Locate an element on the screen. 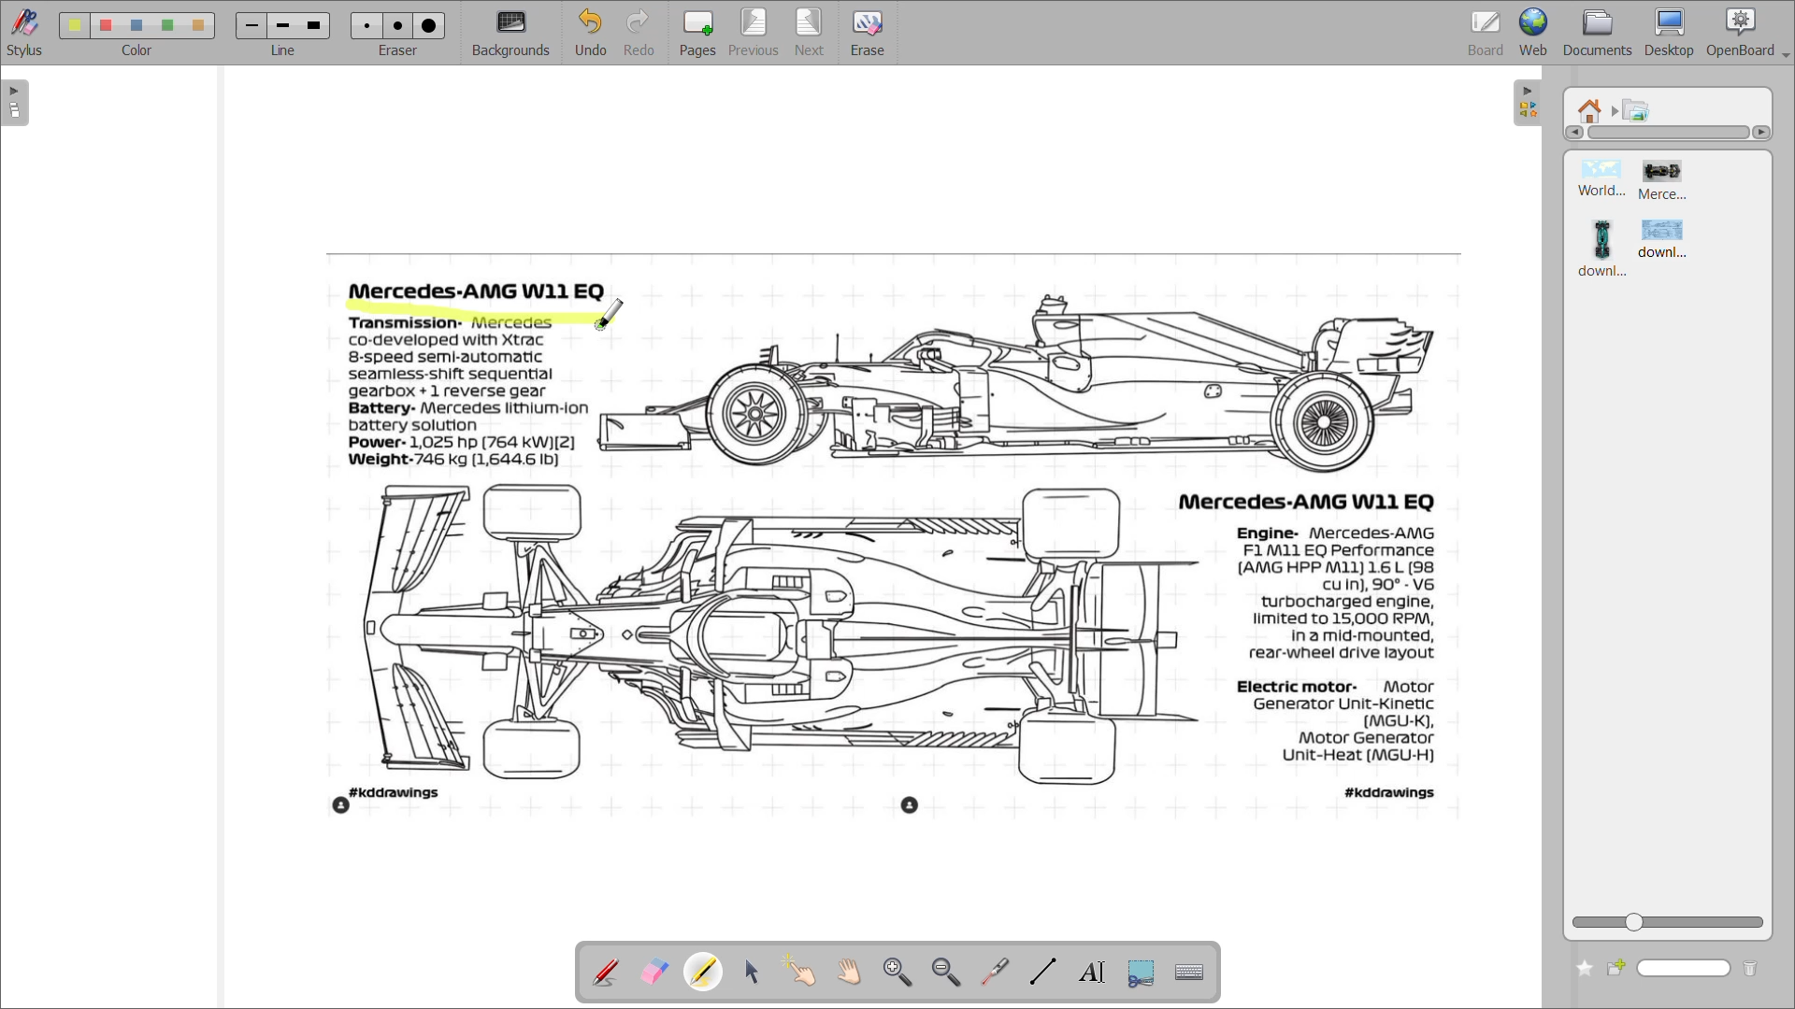 The height and width of the screenshot is (1009, 1795). virtual pointer is located at coordinates (997, 972).